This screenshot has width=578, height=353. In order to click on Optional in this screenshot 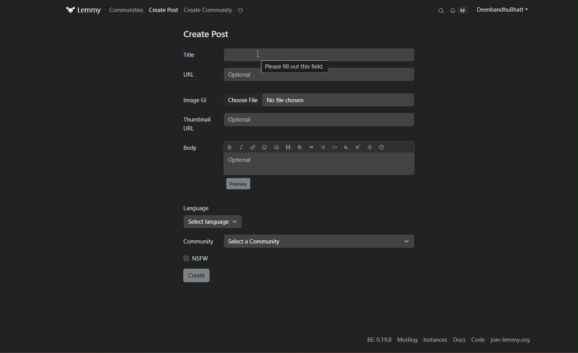, I will do `click(320, 165)`.